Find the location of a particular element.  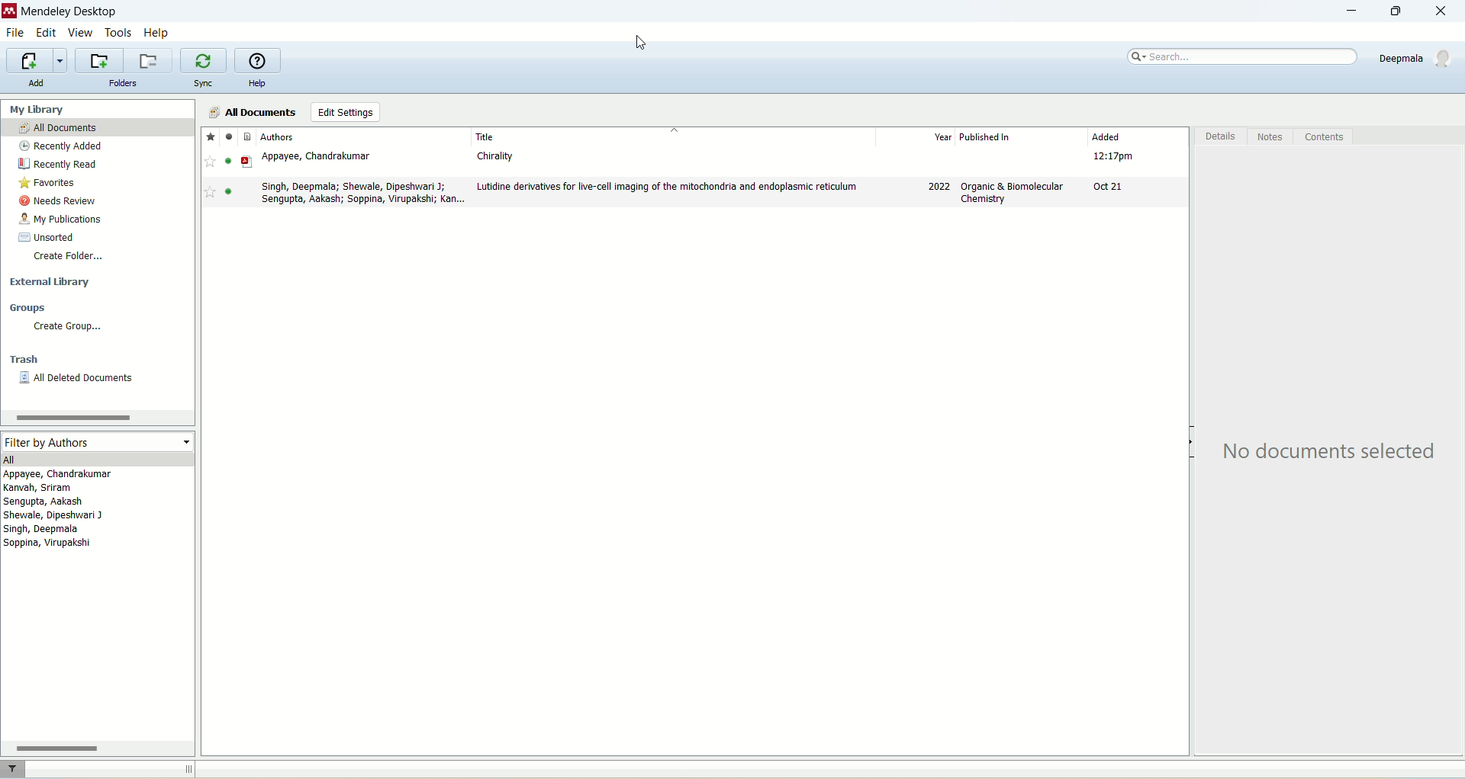

view is located at coordinates (81, 32).